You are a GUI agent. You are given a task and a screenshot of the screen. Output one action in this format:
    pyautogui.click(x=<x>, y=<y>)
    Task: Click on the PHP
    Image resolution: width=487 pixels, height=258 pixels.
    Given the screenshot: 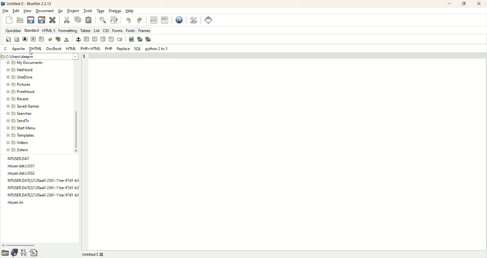 What is the action you would take?
    pyautogui.click(x=109, y=48)
    